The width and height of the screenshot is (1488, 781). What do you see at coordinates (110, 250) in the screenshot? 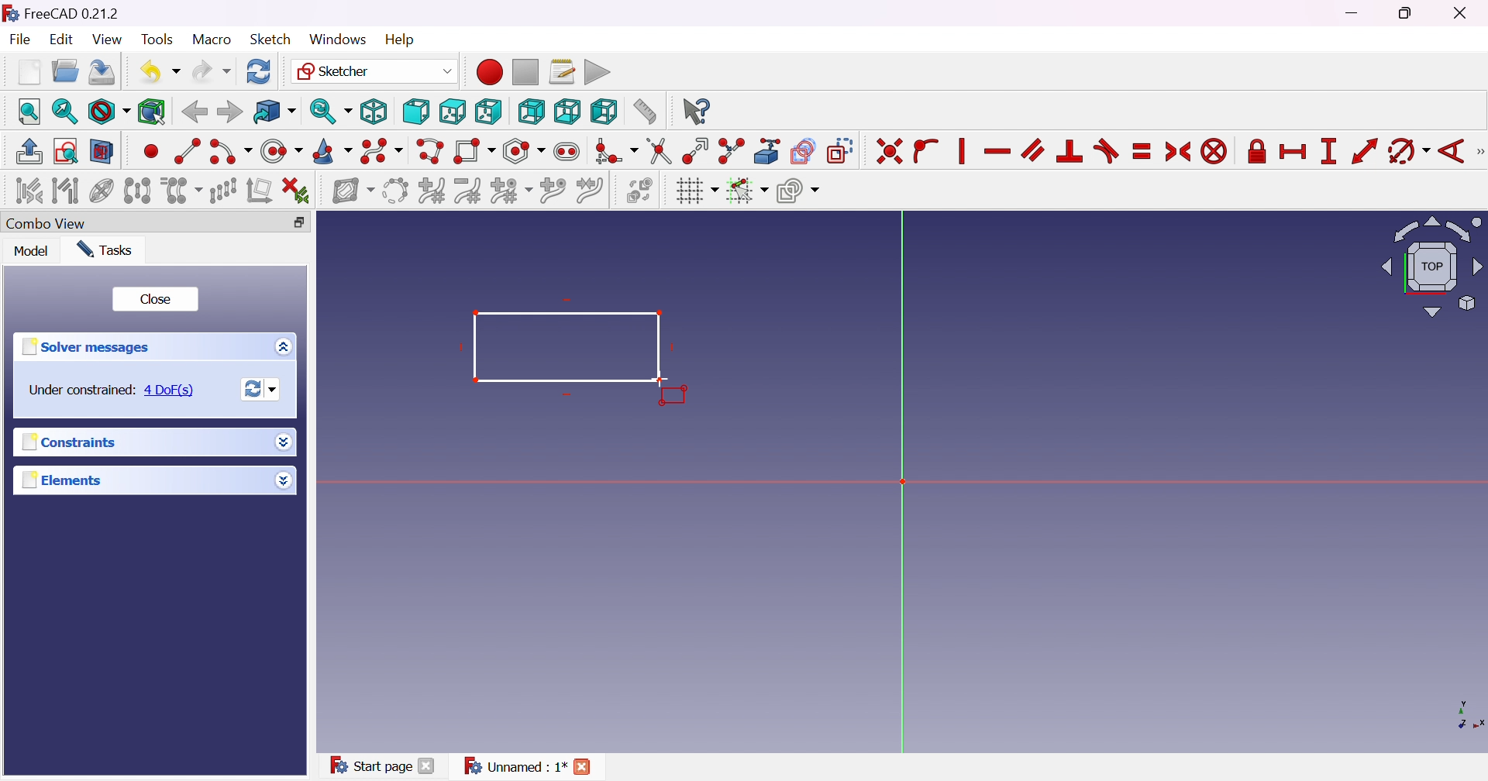
I see `Tasks` at bounding box center [110, 250].